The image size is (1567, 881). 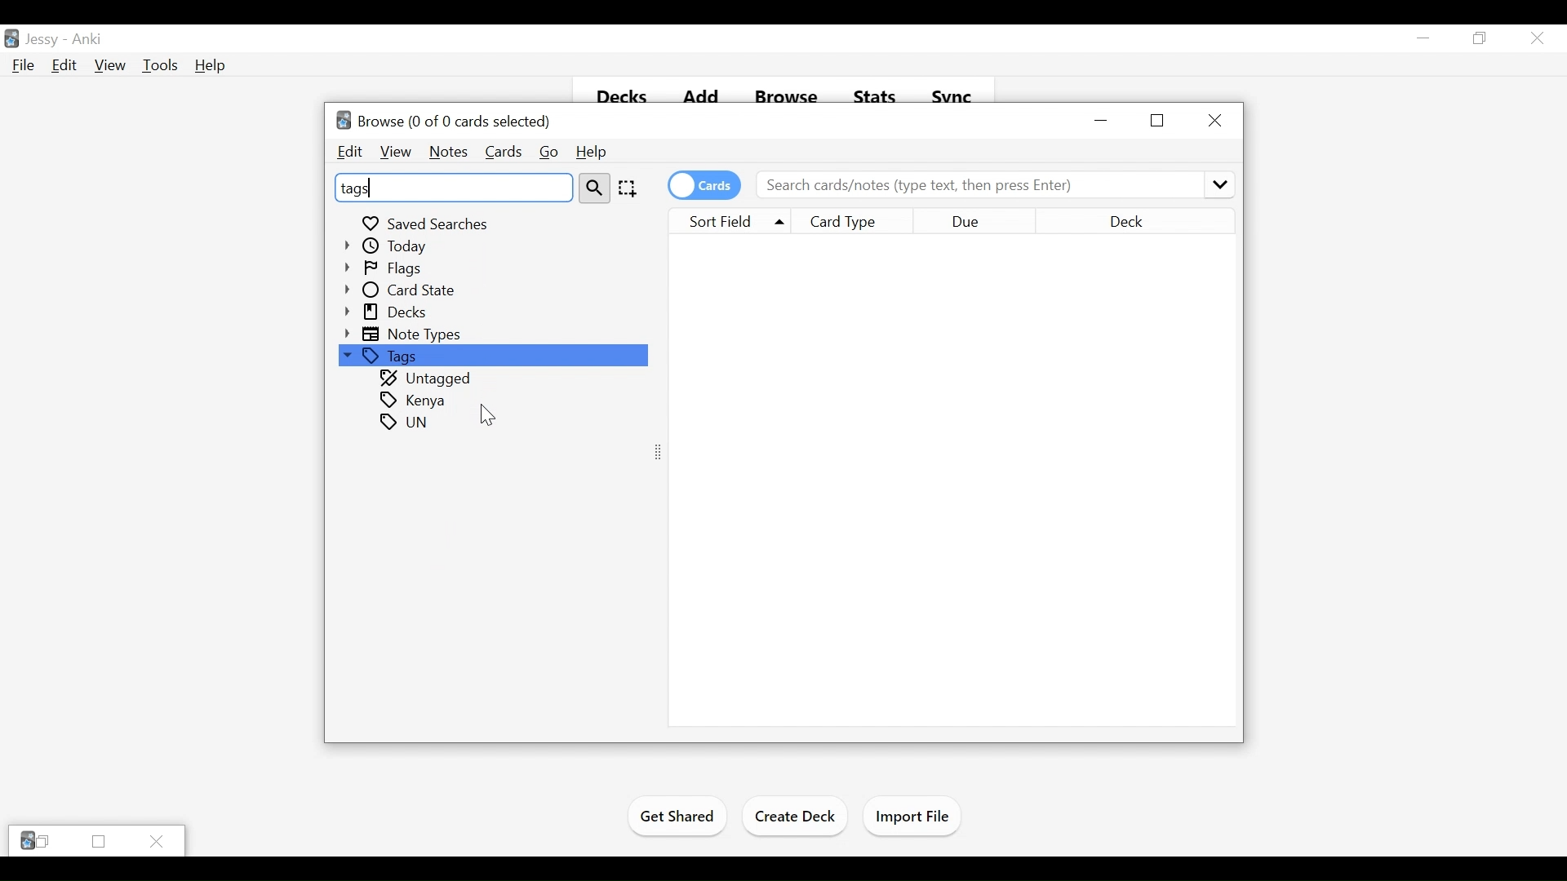 What do you see at coordinates (388, 312) in the screenshot?
I see `Decks` at bounding box center [388, 312].